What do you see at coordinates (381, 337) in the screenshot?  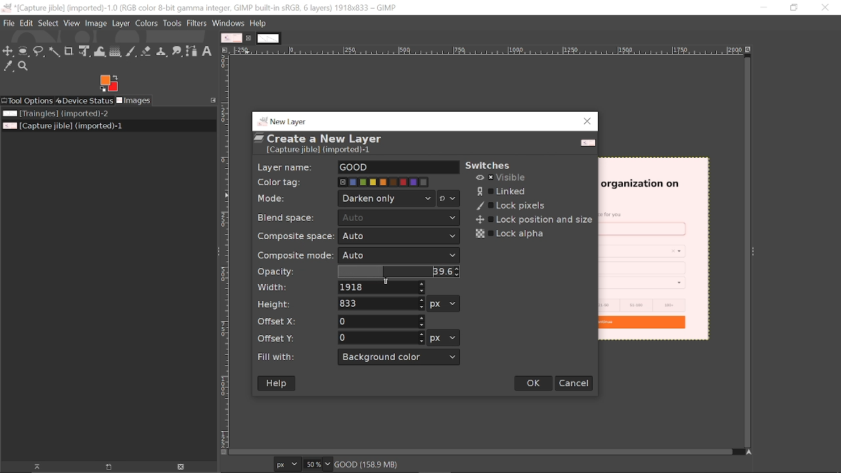 I see `offset Y` at bounding box center [381, 337].